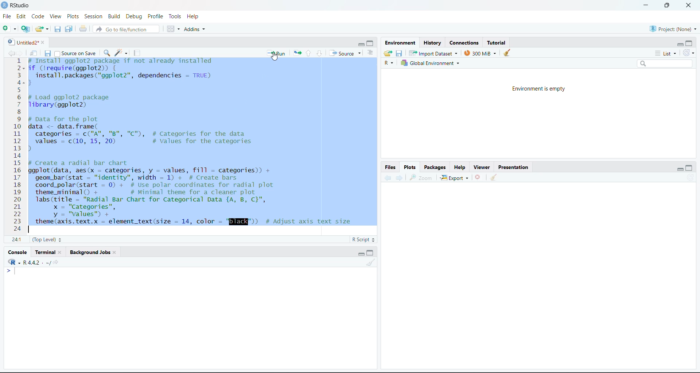 Image resolution: width=700 pixels, height=373 pixels. I want to click on Build, so click(114, 16).